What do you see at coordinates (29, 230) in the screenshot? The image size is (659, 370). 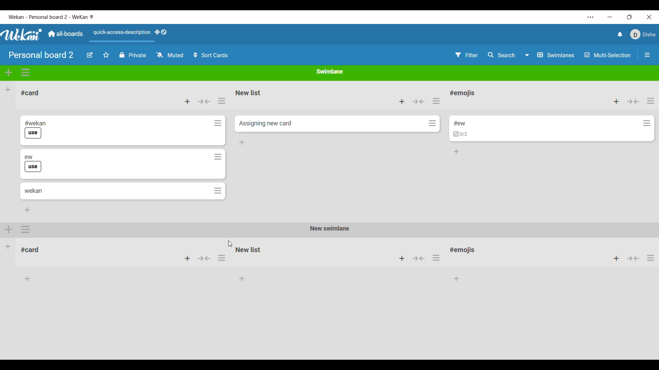 I see `options` at bounding box center [29, 230].